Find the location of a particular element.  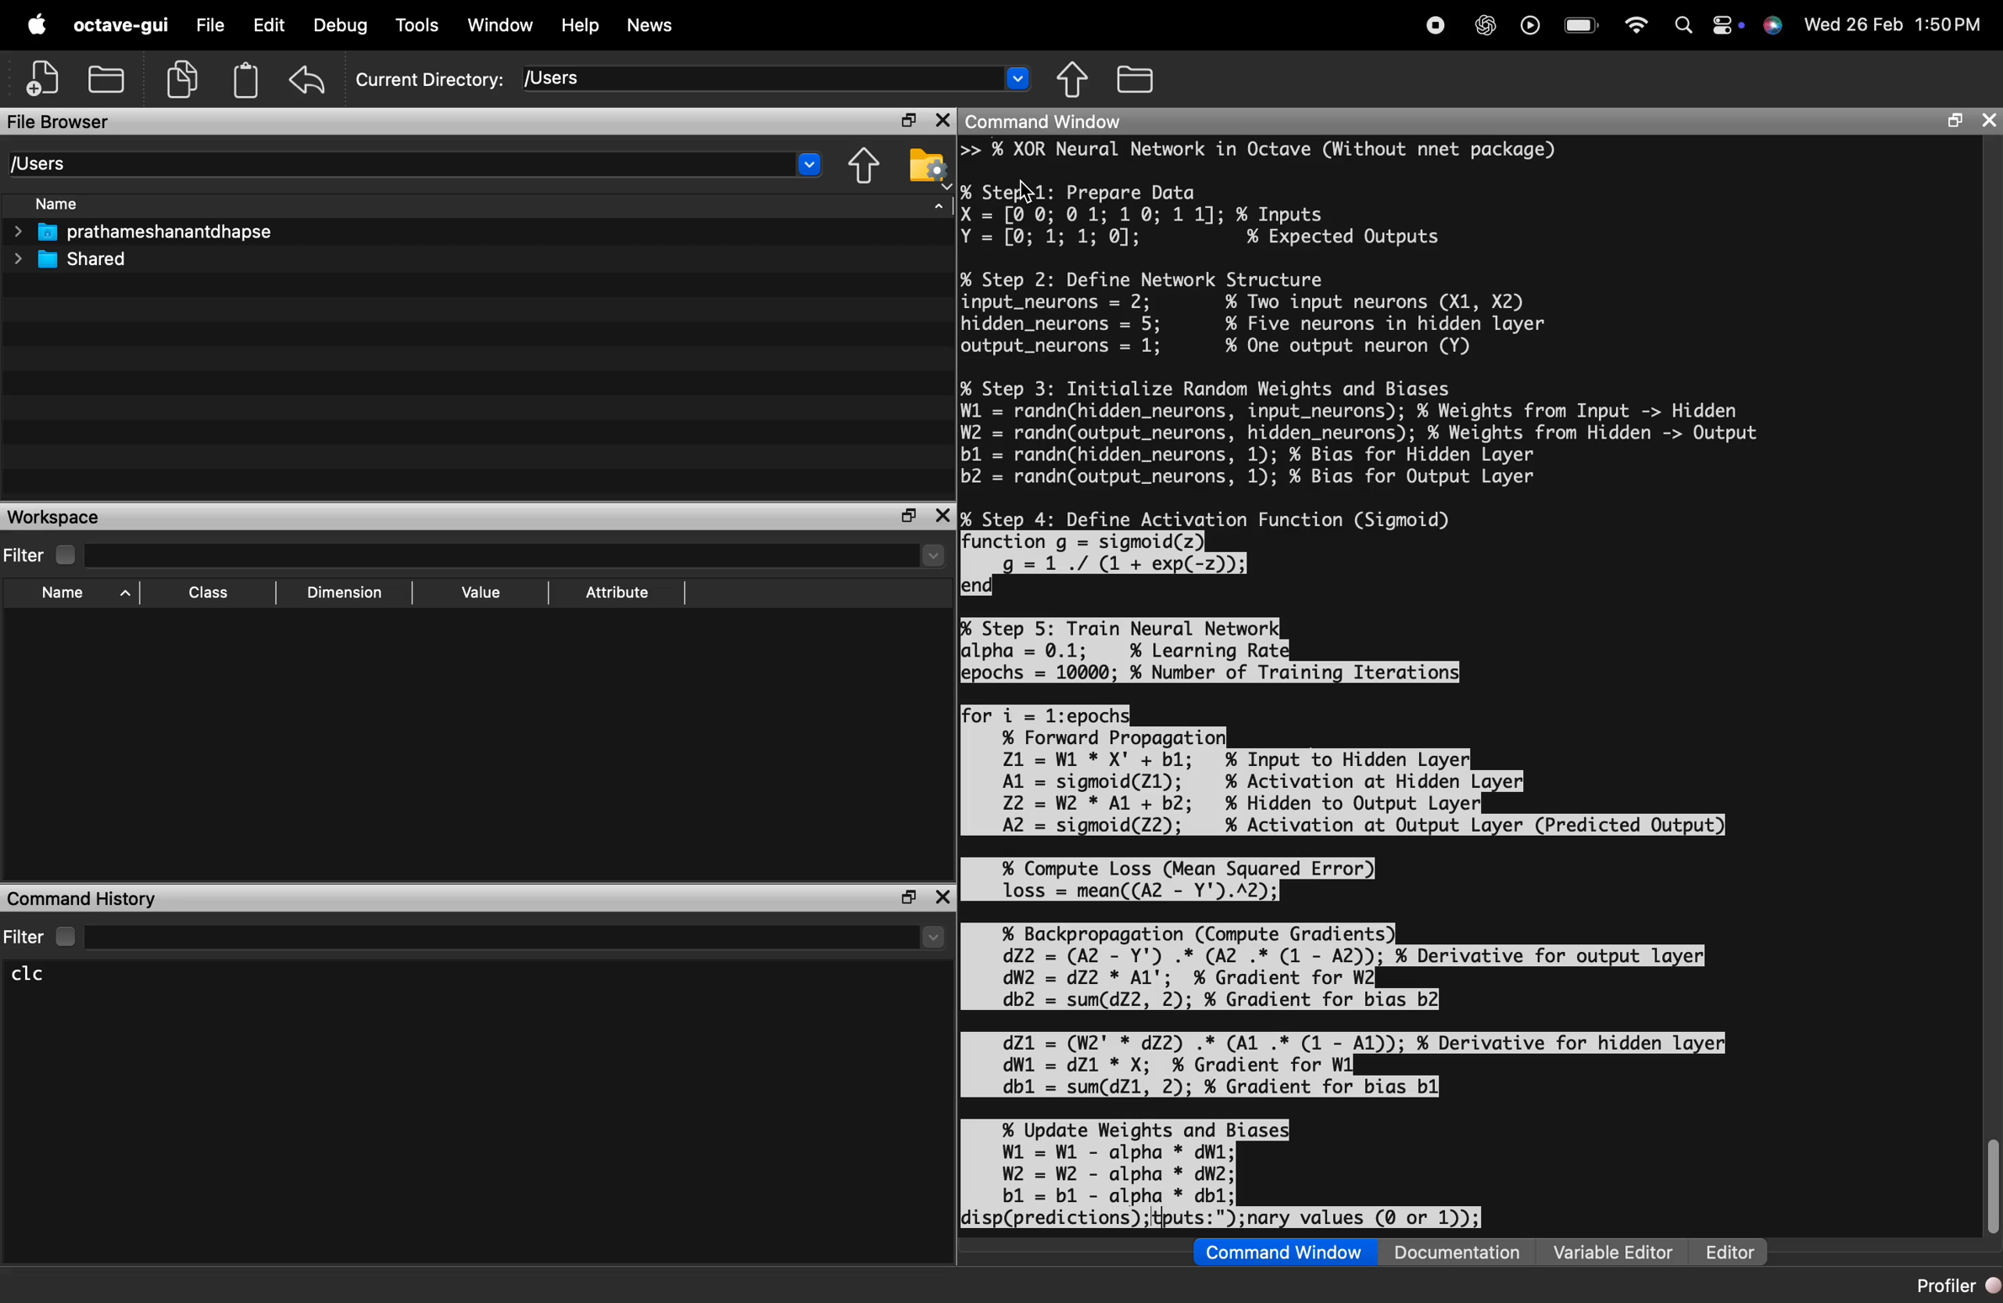

Help is located at coordinates (580, 25).